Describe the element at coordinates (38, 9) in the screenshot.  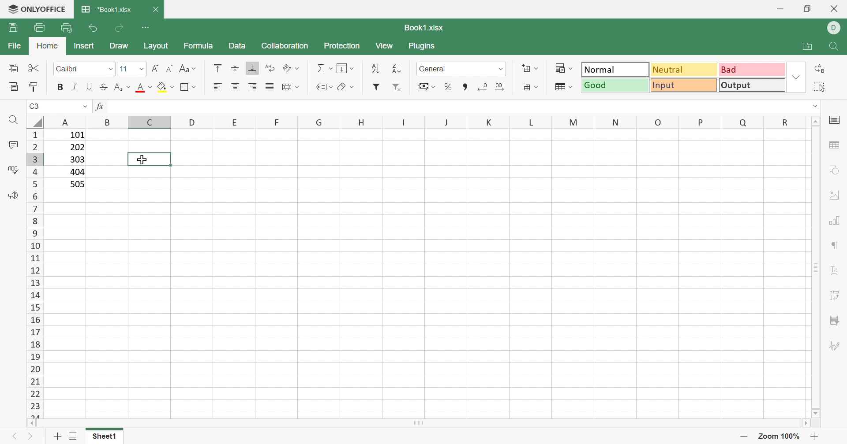
I see `ONLYOFFICE` at that location.